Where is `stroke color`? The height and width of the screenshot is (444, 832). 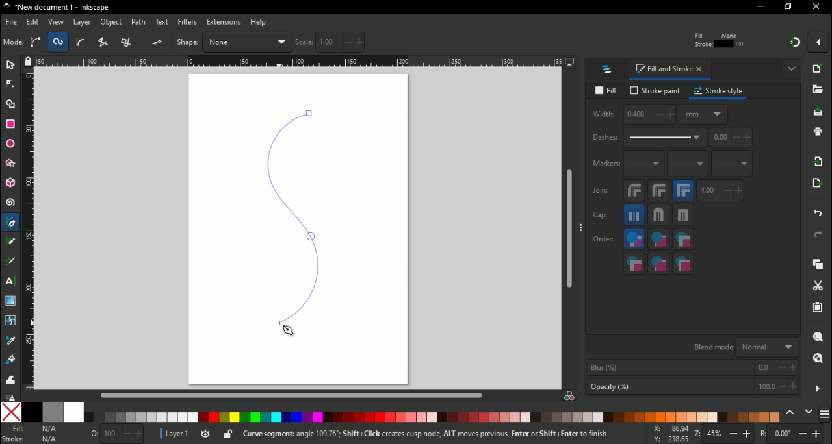 stroke color is located at coordinates (31, 439).